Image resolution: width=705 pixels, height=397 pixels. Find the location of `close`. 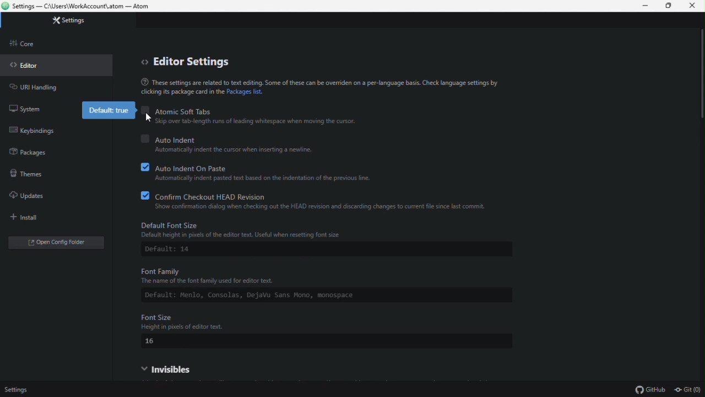

close is located at coordinates (693, 7).